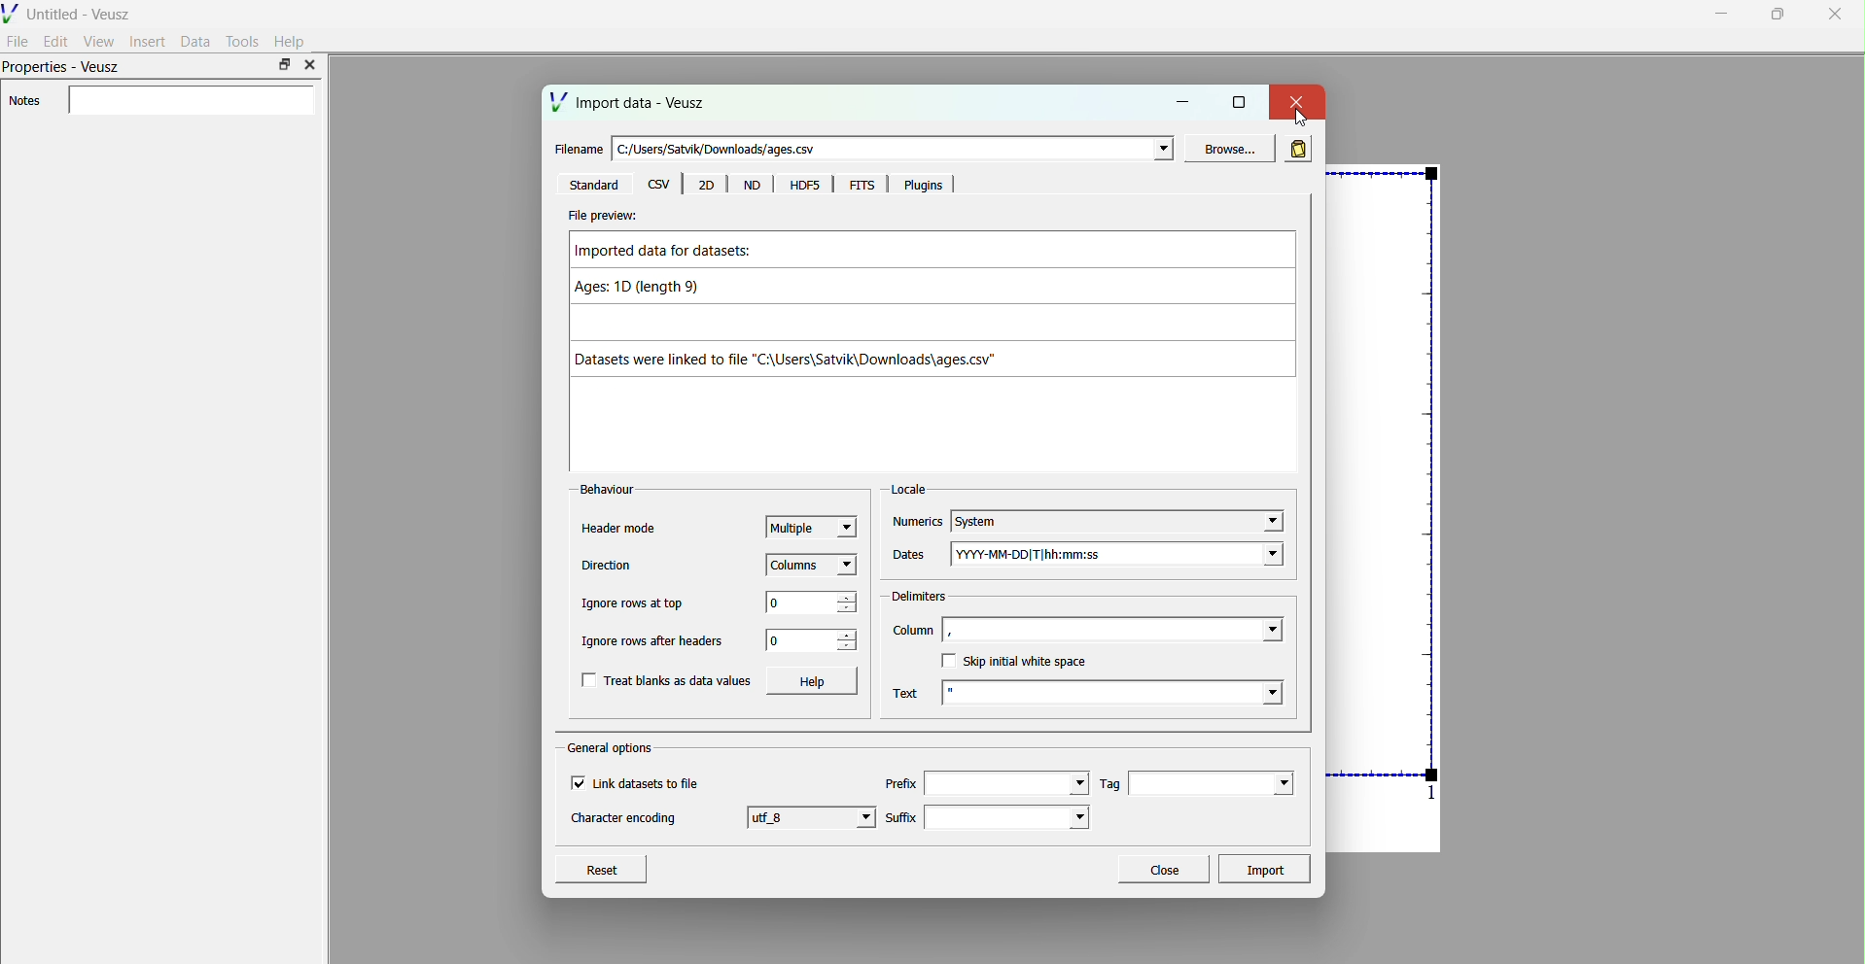 This screenshot has width=1865, height=964. What do you see at coordinates (848, 633) in the screenshot?
I see `increase` at bounding box center [848, 633].